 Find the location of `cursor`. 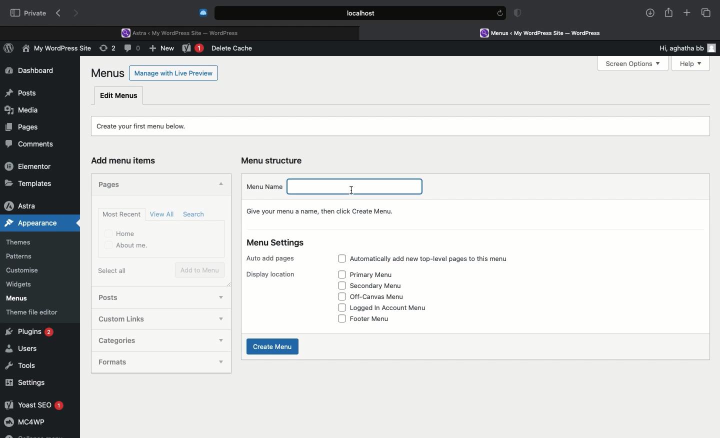

cursor is located at coordinates (350, 190).